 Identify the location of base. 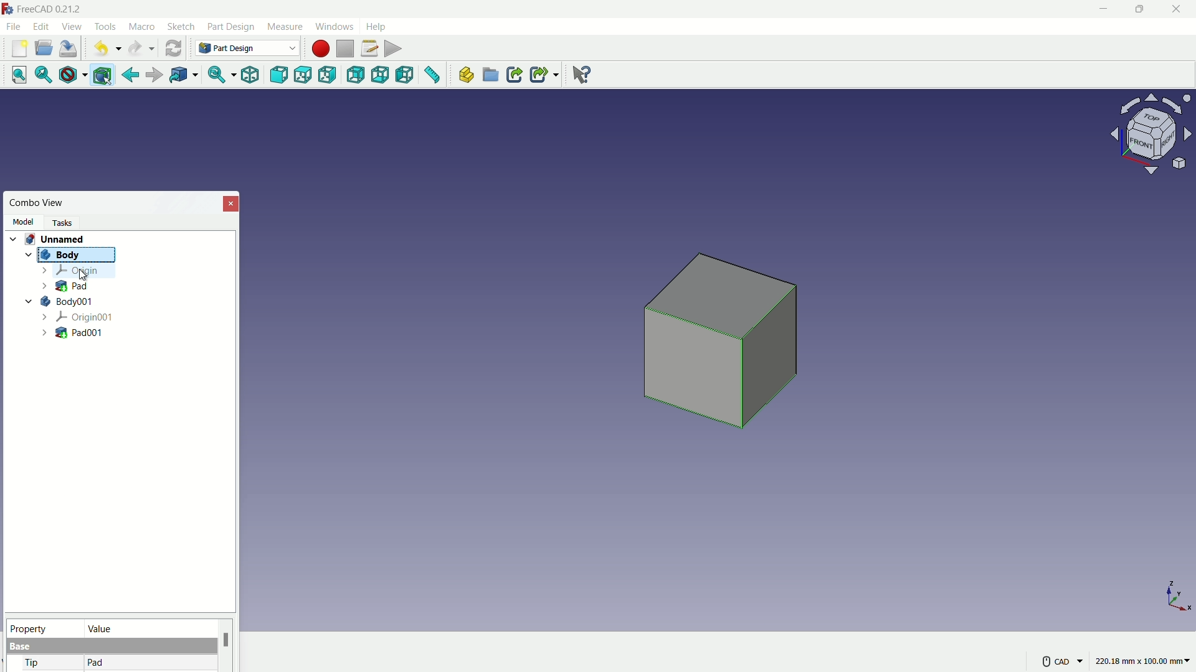
(21, 647).